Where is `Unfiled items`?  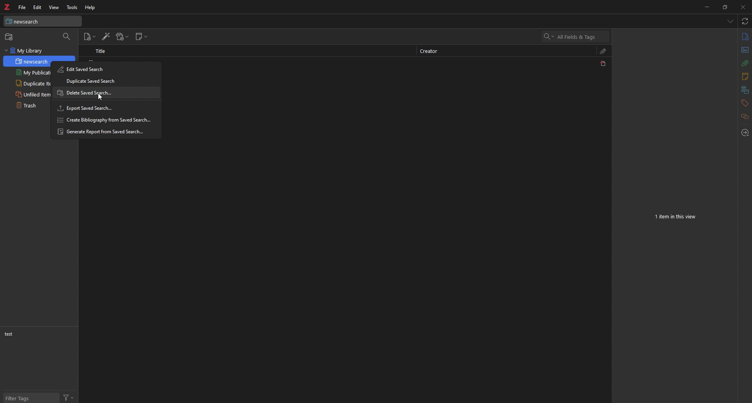
Unfiled items is located at coordinates (31, 94).